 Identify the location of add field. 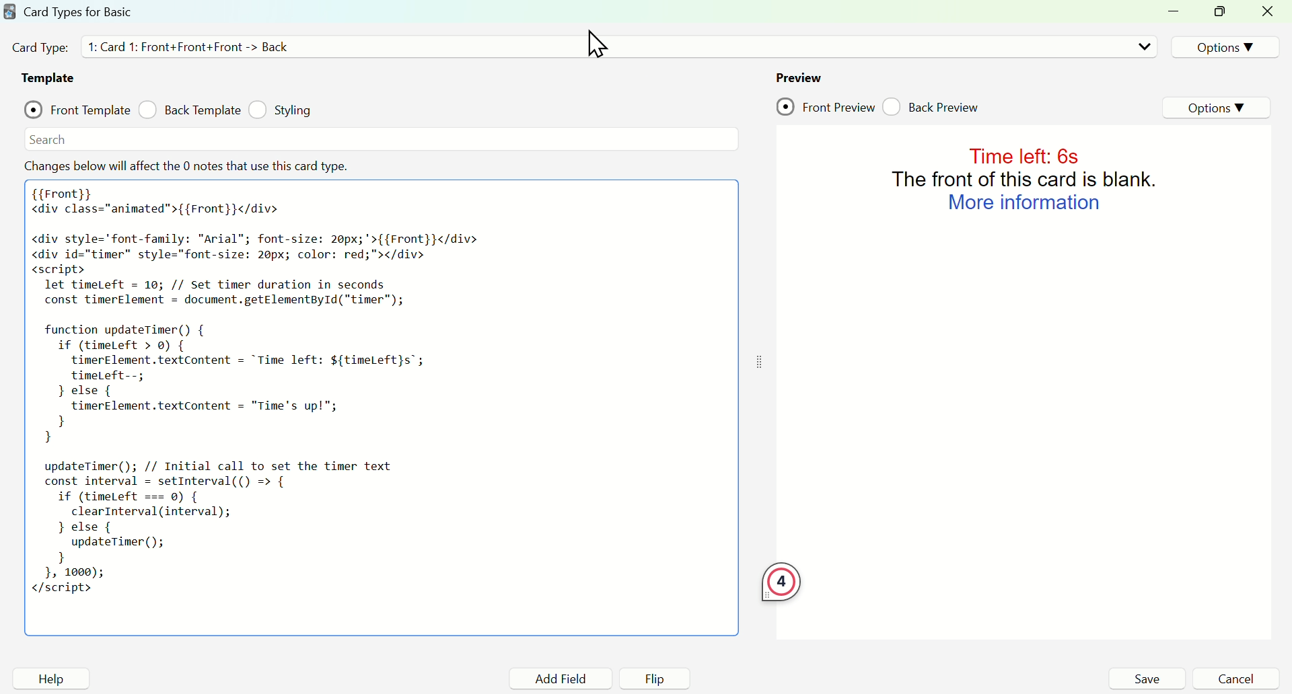
(559, 679).